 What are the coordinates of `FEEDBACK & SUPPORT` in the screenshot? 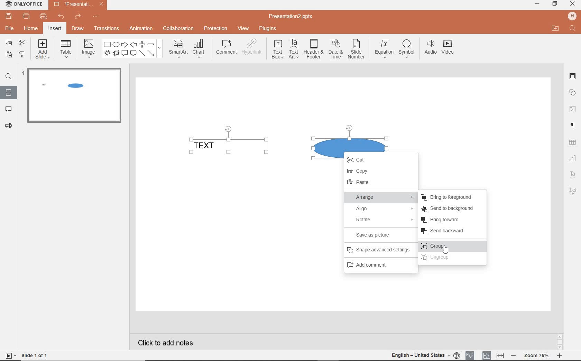 It's located at (8, 126).